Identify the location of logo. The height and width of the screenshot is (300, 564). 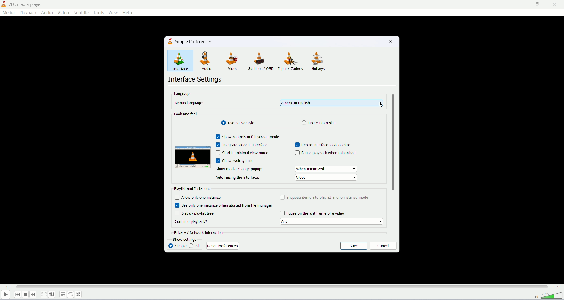
(170, 42).